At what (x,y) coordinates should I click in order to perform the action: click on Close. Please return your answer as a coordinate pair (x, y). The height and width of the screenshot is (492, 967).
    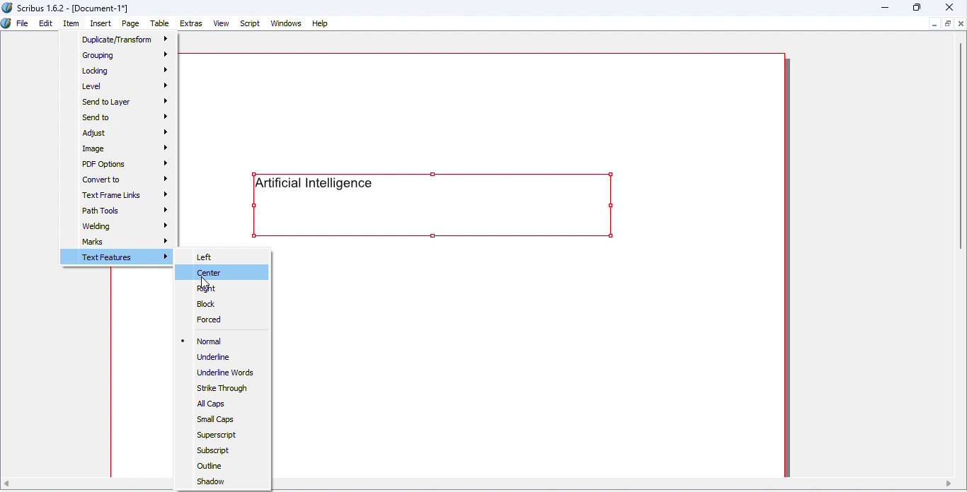
    Looking at the image, I should click on (946, 7).